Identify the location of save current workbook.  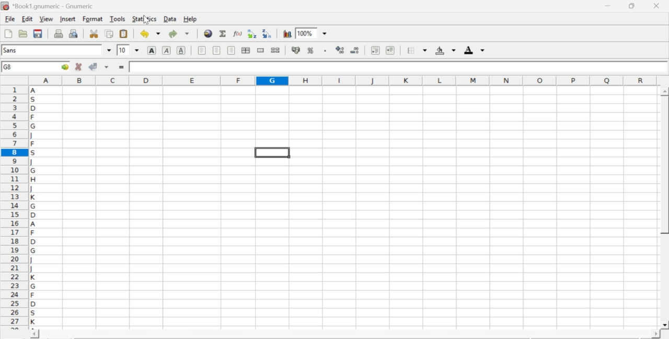
(38, 33).